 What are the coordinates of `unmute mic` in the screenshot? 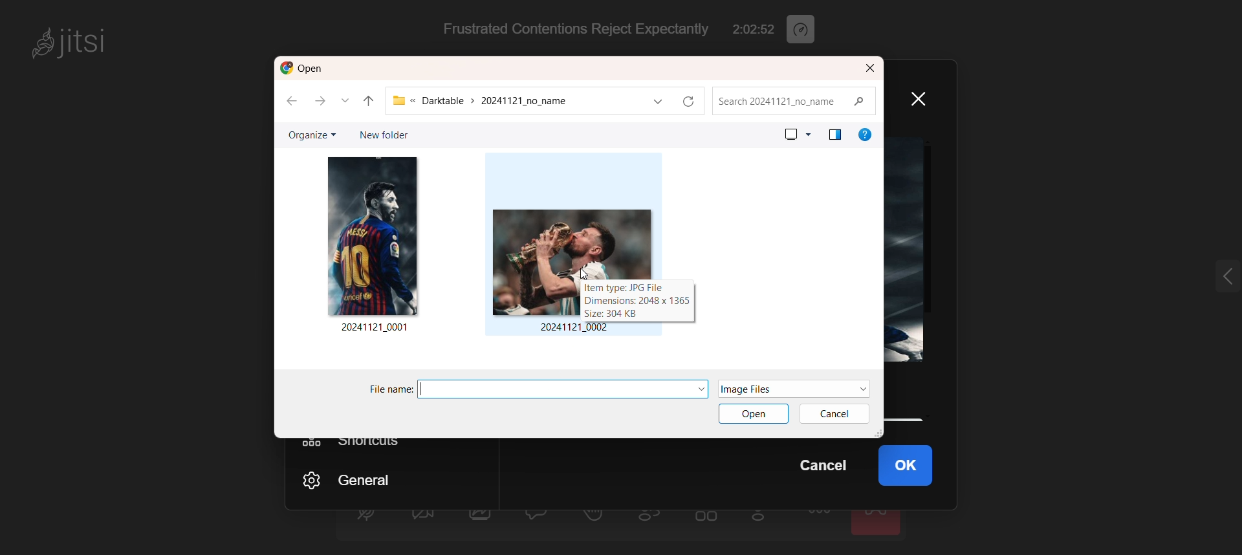 It's located at (365, 517).